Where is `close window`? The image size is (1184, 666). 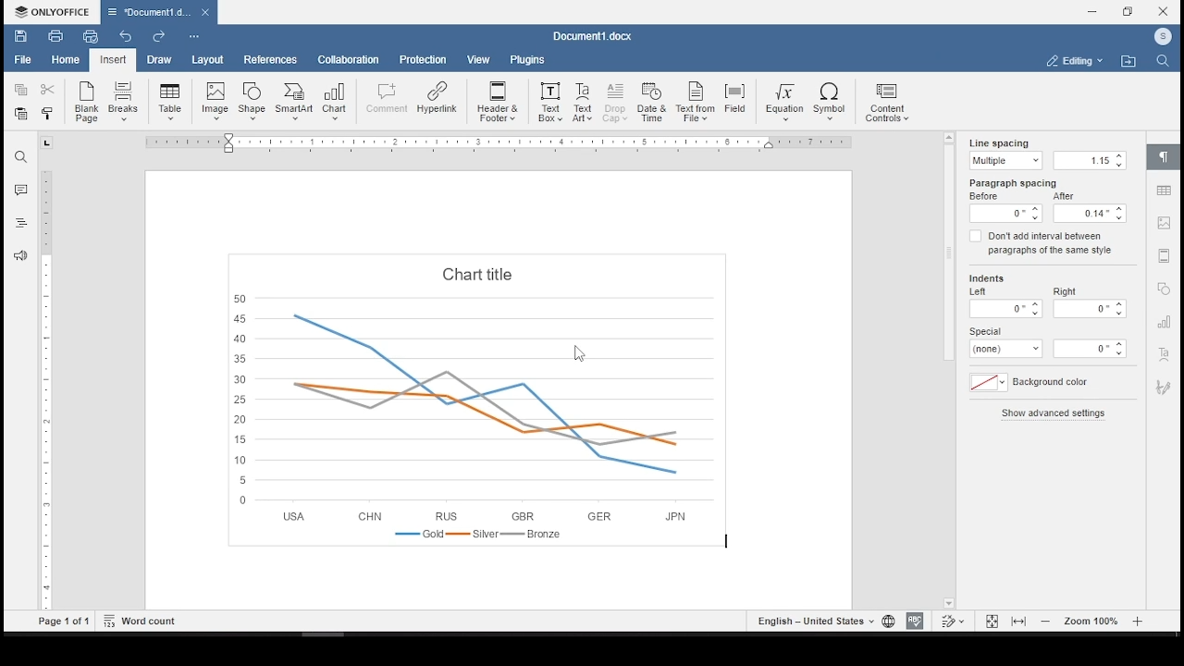
close window is located at coordinates (1164, 10).